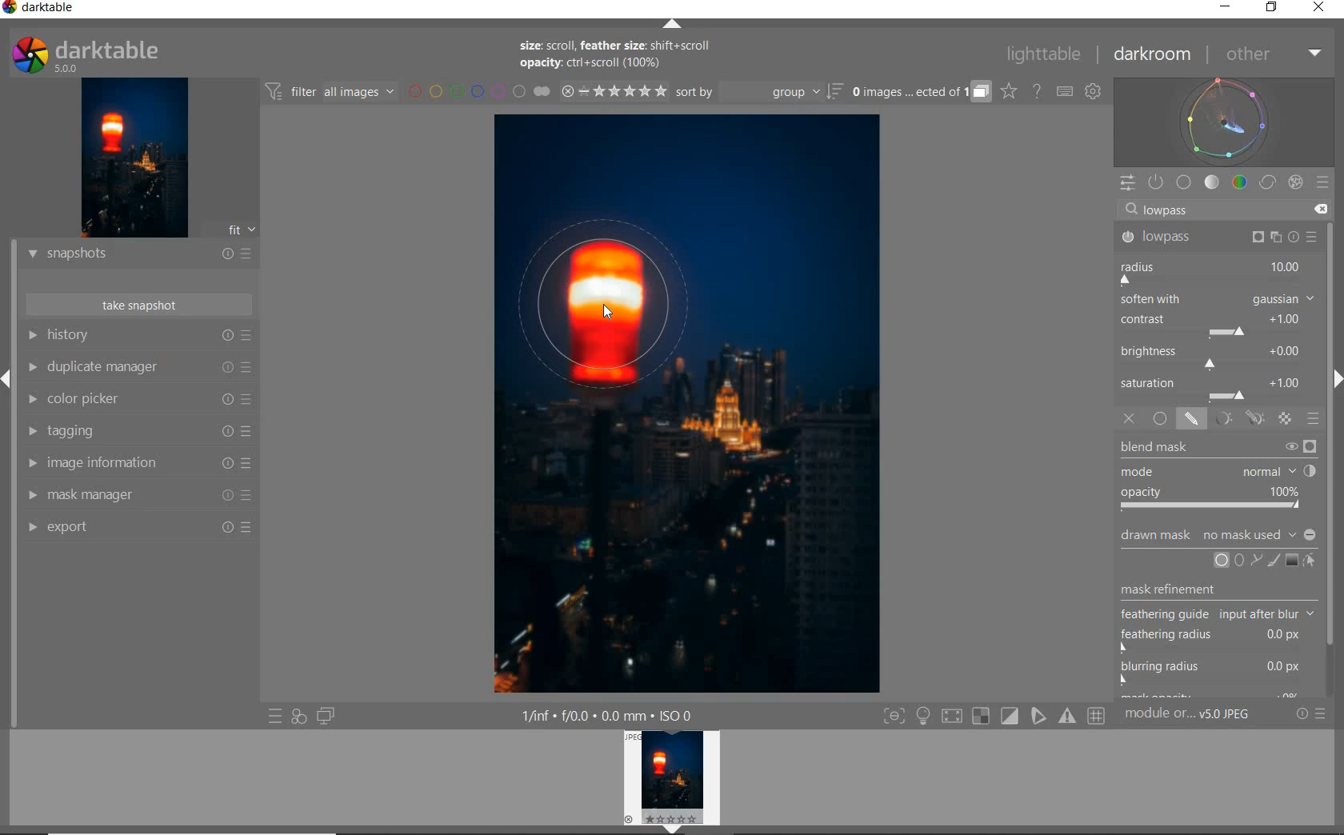 The height and width of the screenshot is (835, 1344). What do you see at coordinates (630, 298) in the screenshot?
I see `DRAWN CIRCLE MASK` at bounding box center [630, 298].